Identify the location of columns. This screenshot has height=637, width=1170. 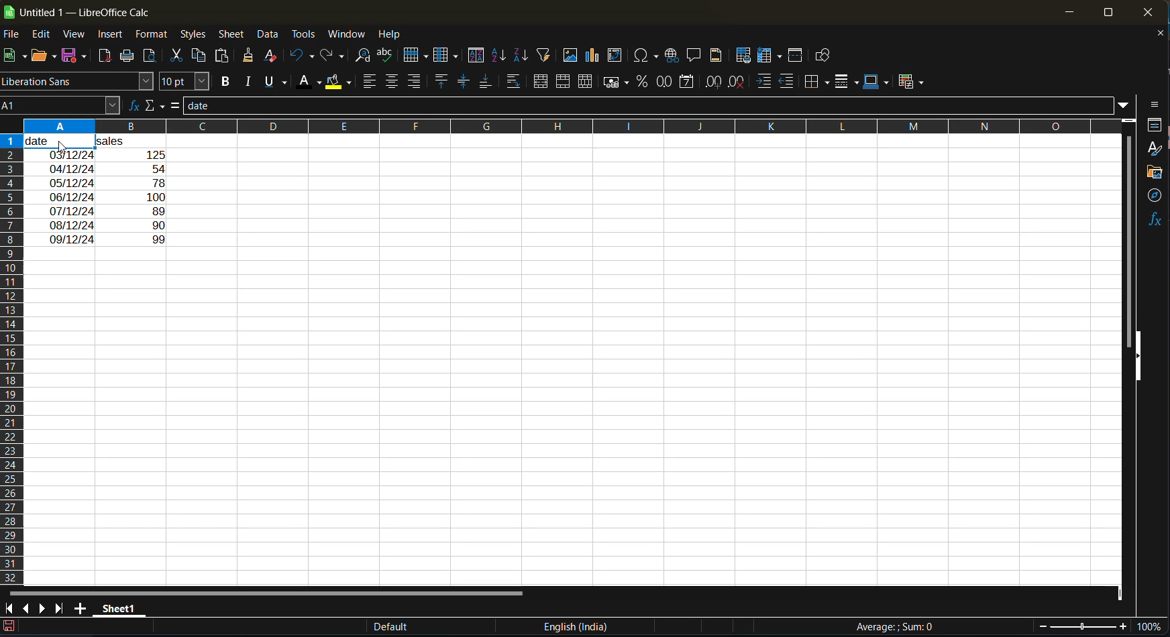
(11, 357).